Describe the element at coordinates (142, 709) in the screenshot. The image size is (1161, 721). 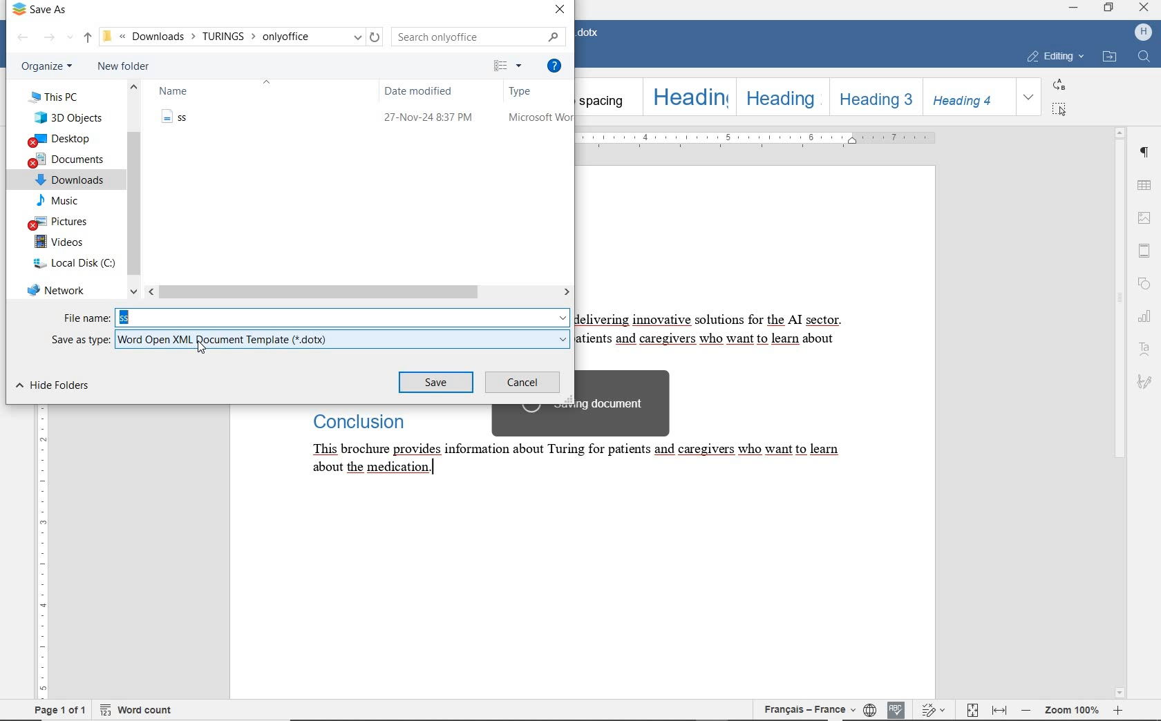
I see `WORD COUNT` at that location.